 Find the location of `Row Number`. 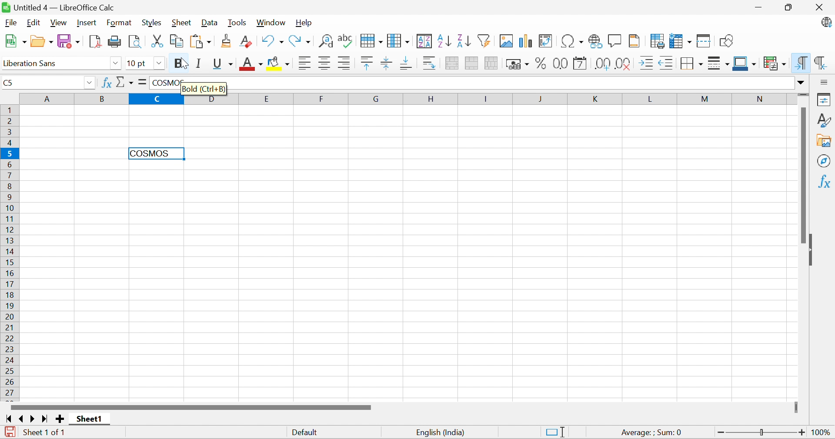

Row Number is located at coordinates (9, 252).